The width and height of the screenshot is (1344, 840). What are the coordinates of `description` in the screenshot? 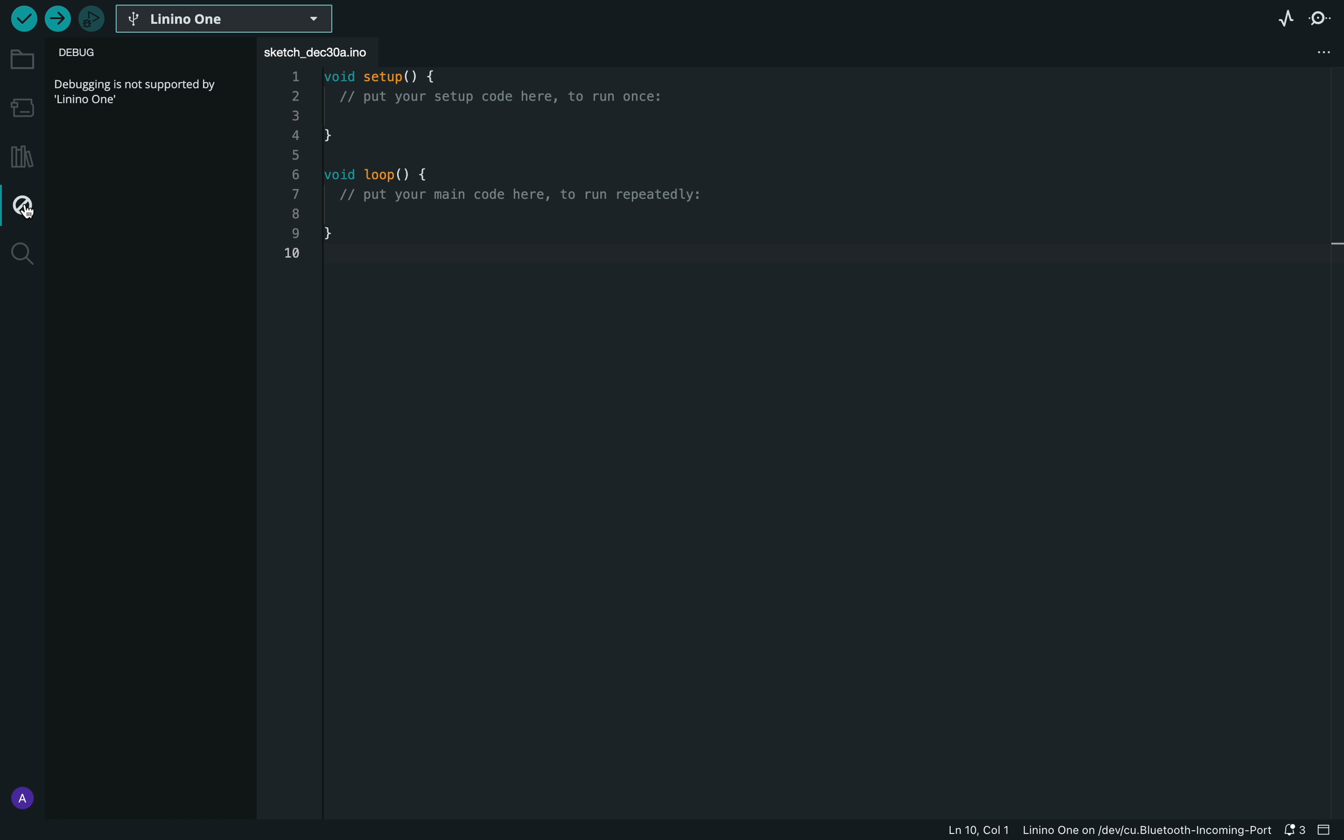 It's located at (146, 94).